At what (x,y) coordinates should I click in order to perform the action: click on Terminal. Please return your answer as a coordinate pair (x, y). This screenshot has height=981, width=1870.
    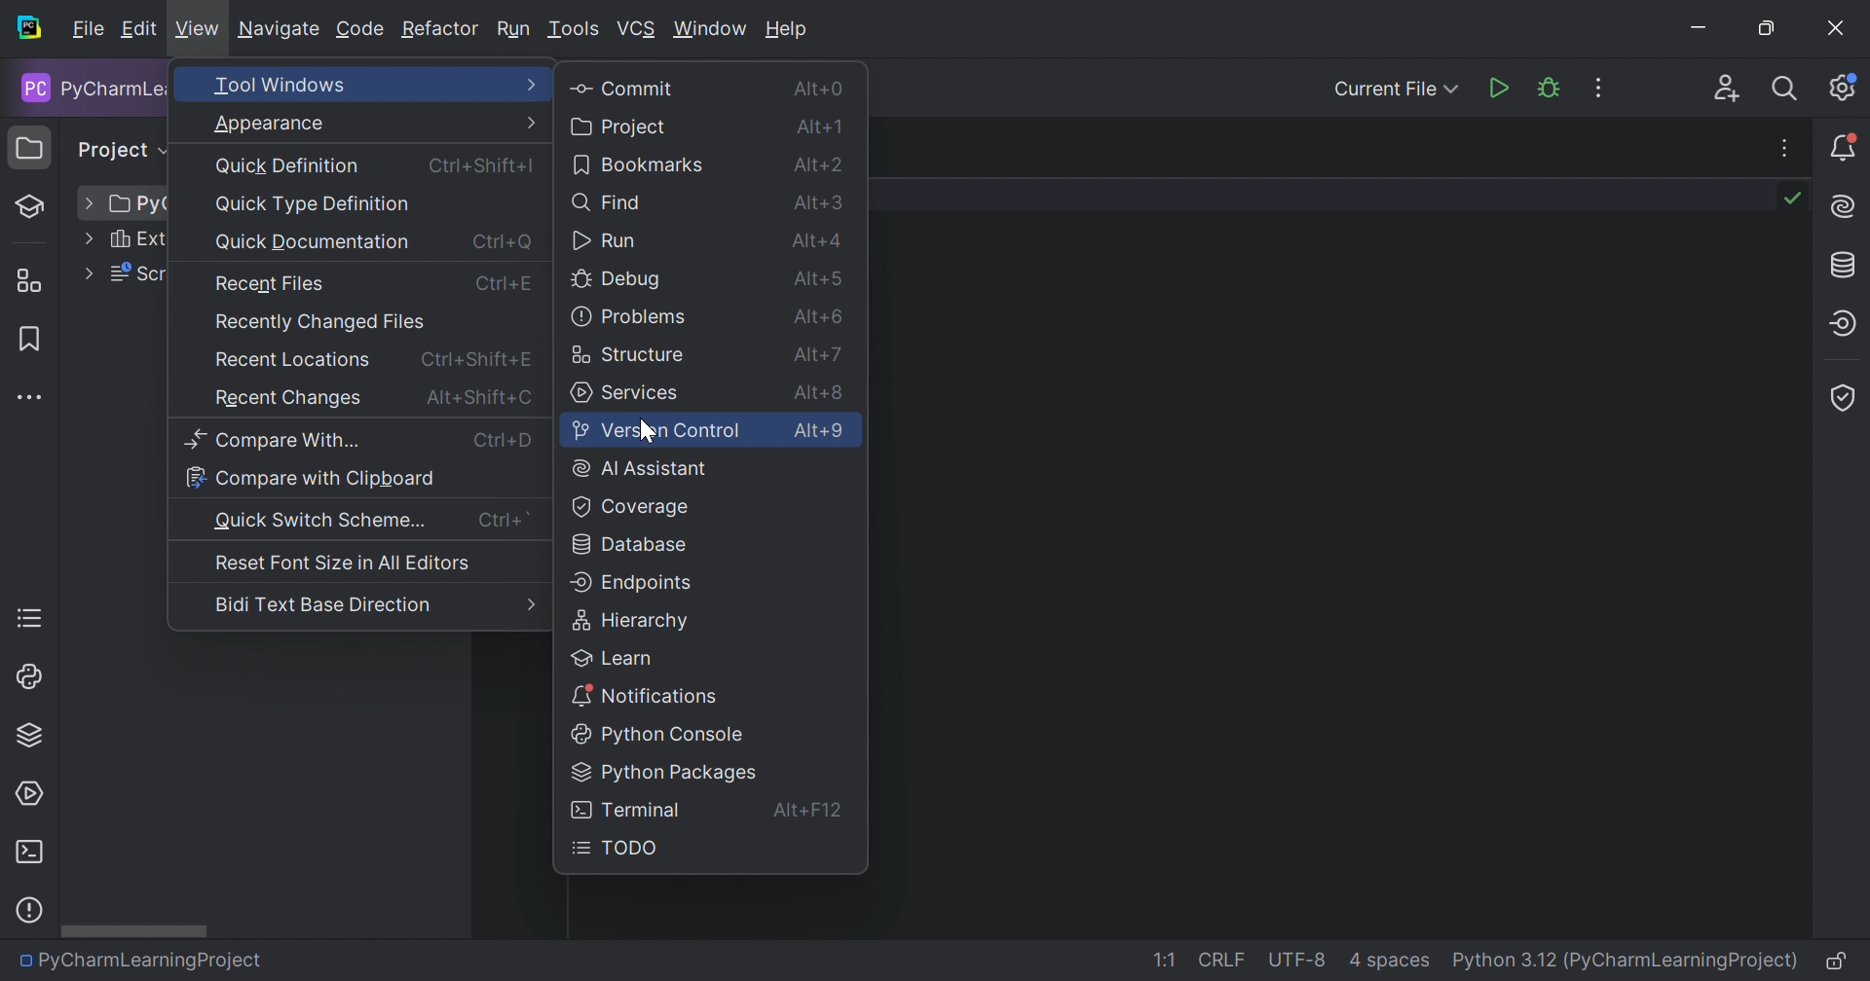
    Looking at the image, I should click on (32, 852).